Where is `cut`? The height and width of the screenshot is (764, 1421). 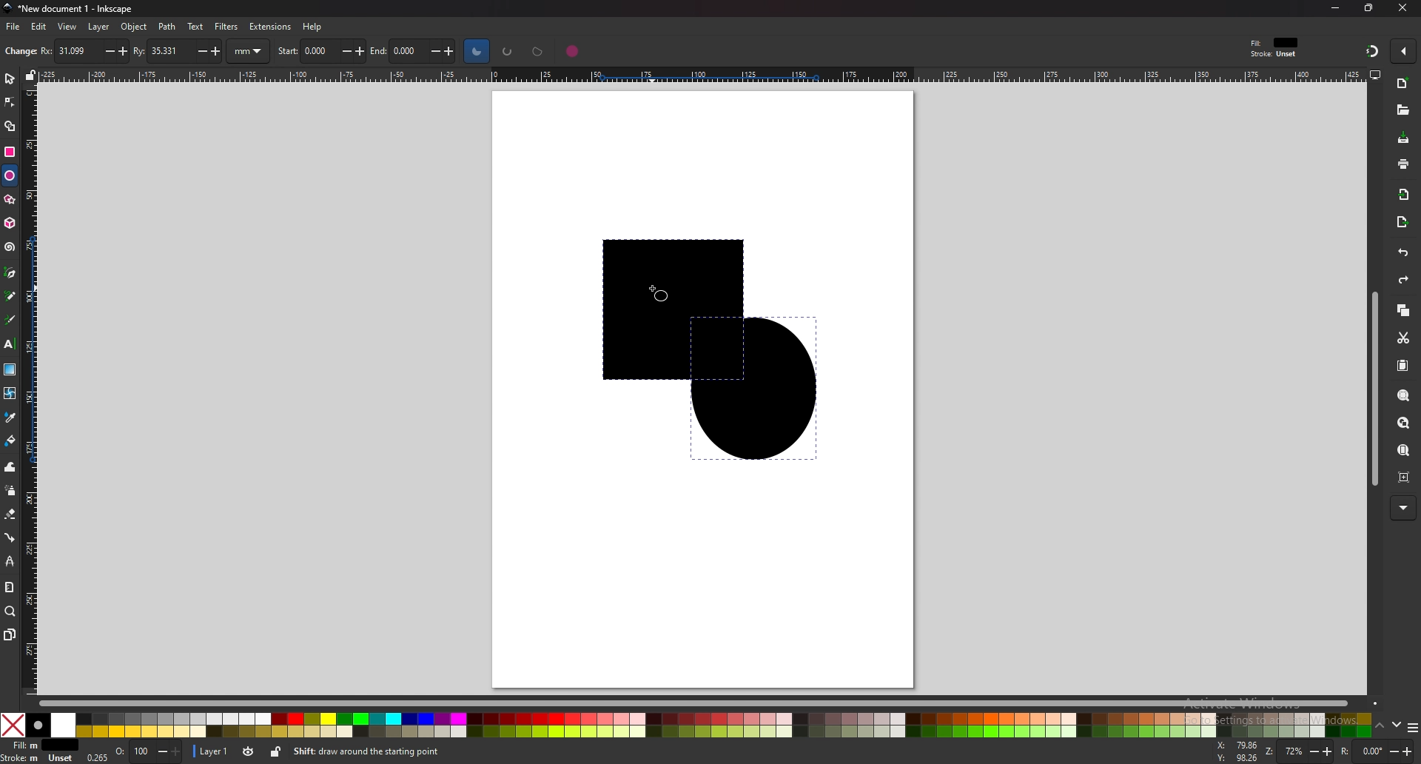
cut is located at coordinates (1404, 337).